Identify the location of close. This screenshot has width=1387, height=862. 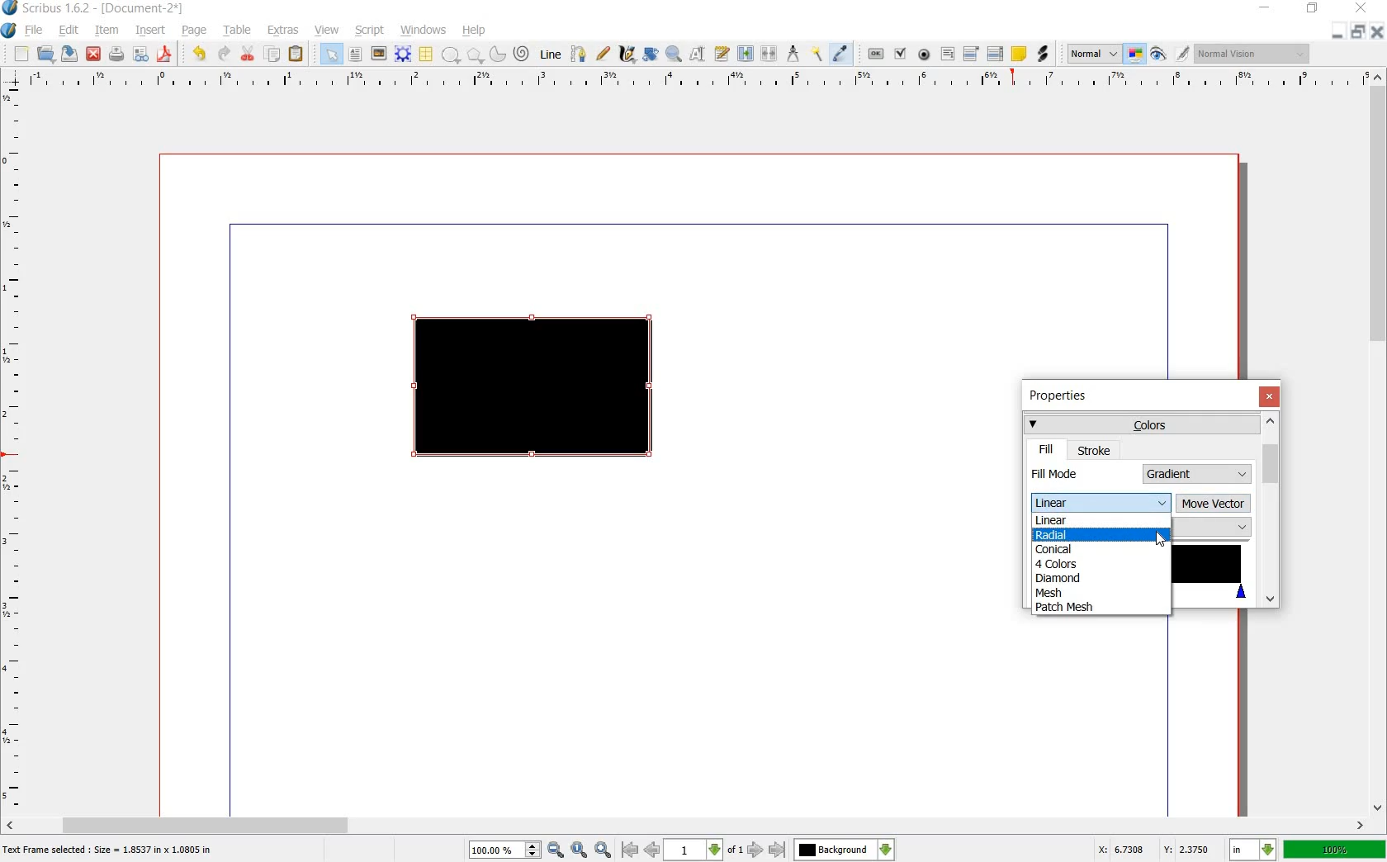
(1375, 31).